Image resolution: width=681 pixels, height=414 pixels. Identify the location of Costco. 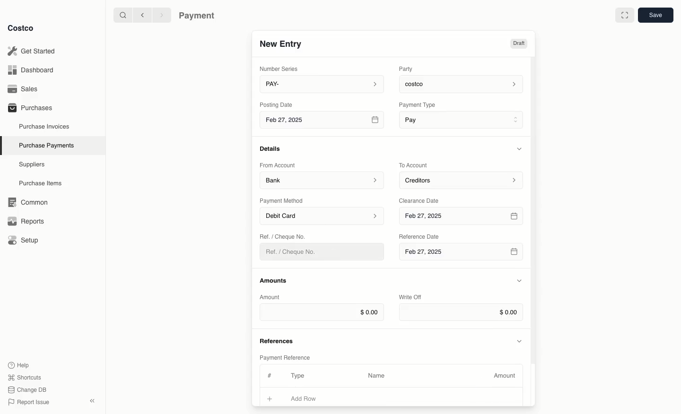
(20, 28).